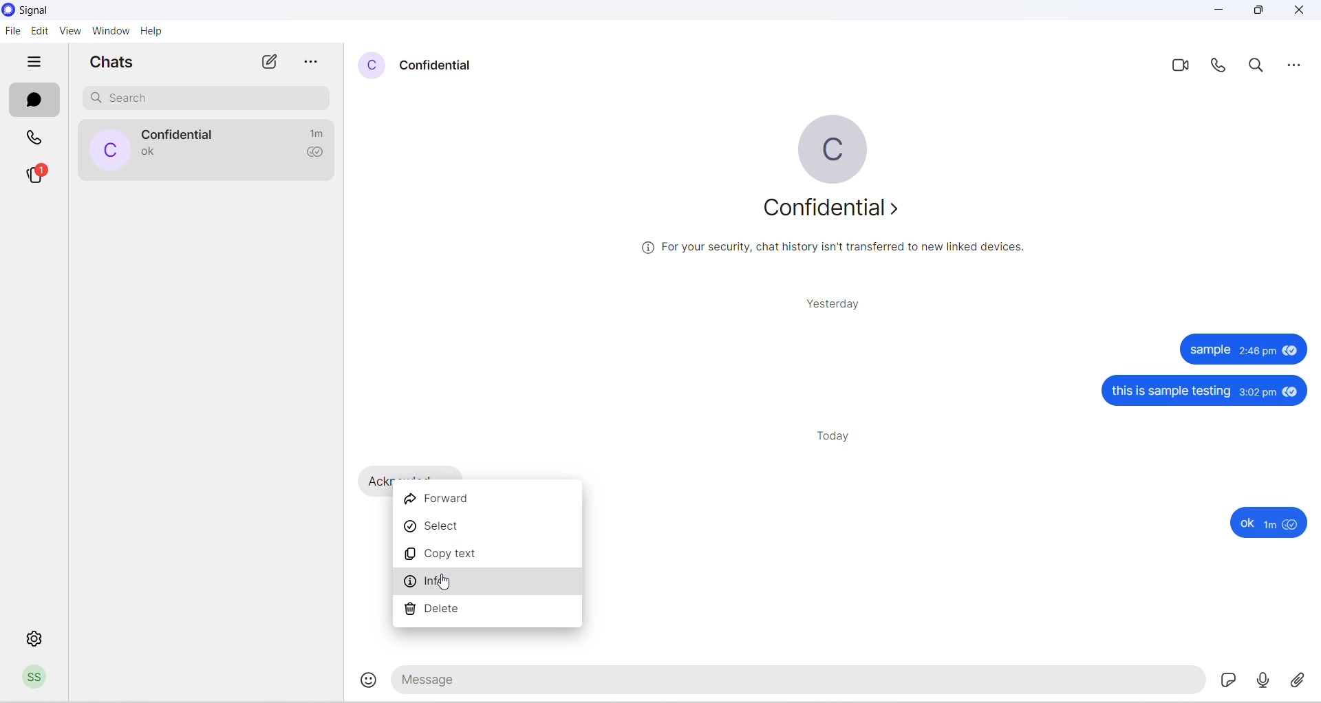  What do you see at coordinates (109, 149) in the screenshot?
I see `profile picture` at bounding box center [109, 149].